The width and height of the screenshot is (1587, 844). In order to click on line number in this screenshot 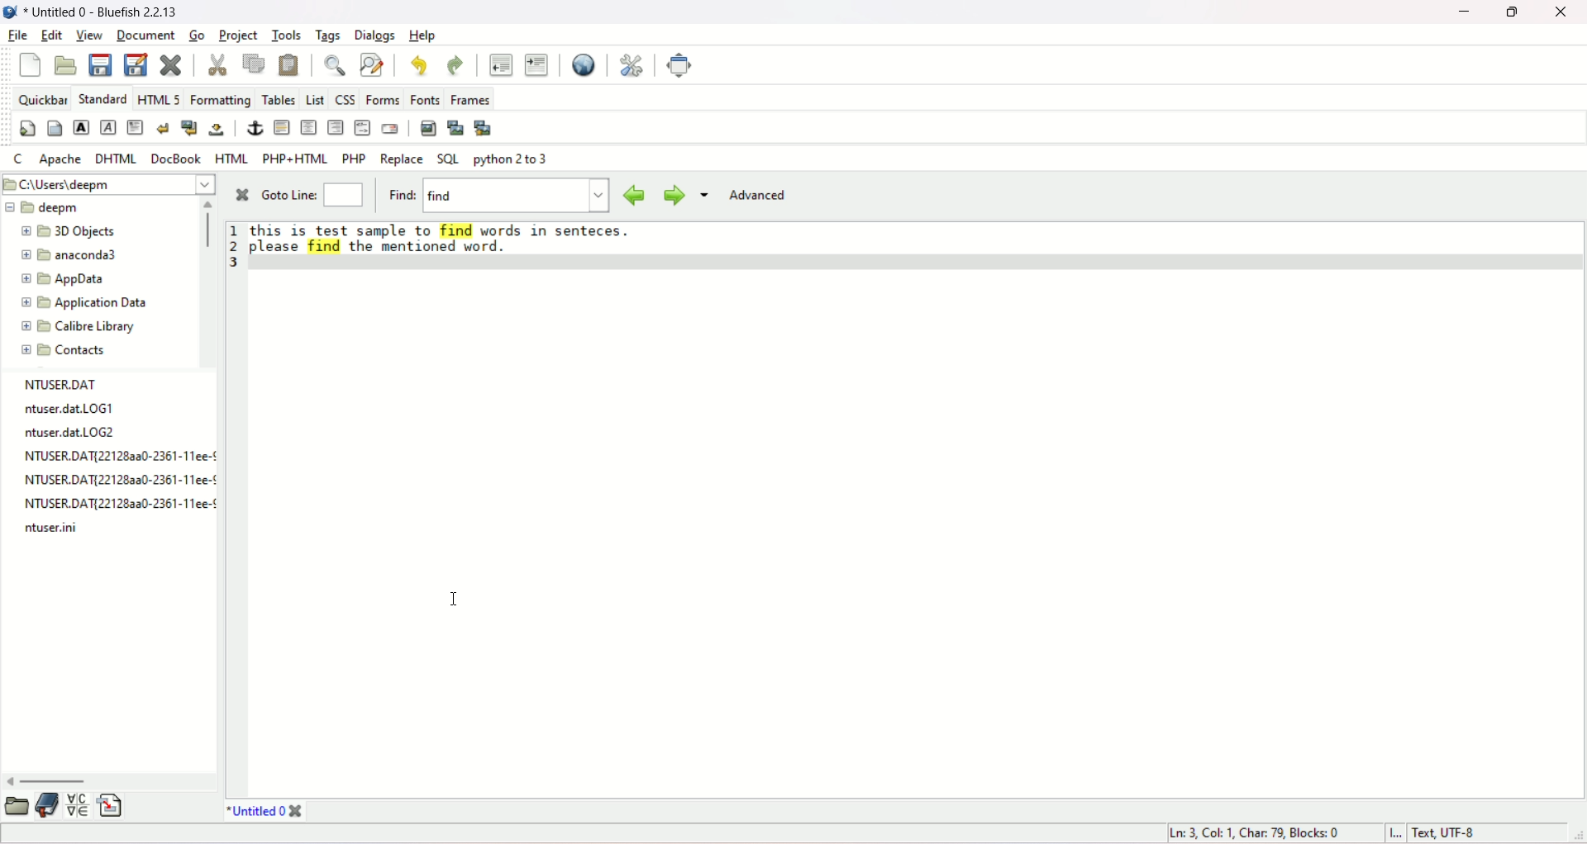, I will do `click(232, 247)`.